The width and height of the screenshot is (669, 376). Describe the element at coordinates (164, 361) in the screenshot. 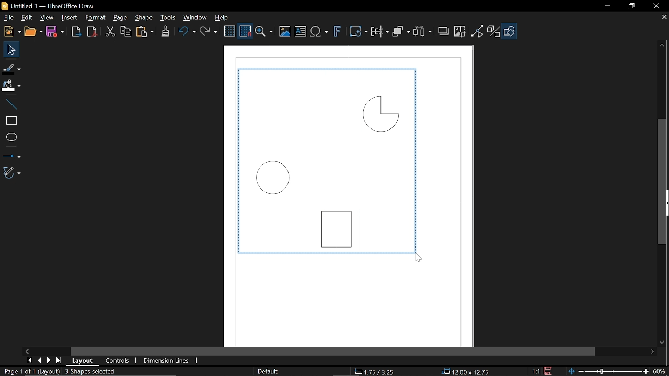

I see `Dimension lines` at that location.